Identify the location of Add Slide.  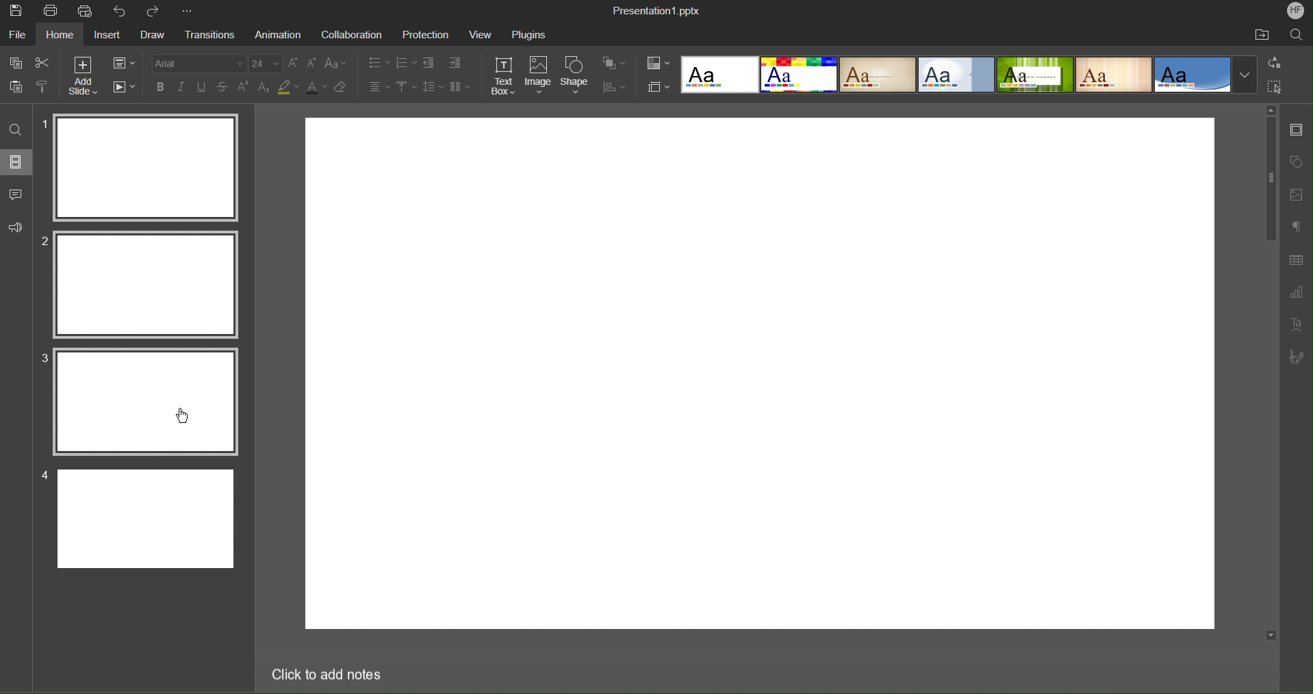
(85, 74).